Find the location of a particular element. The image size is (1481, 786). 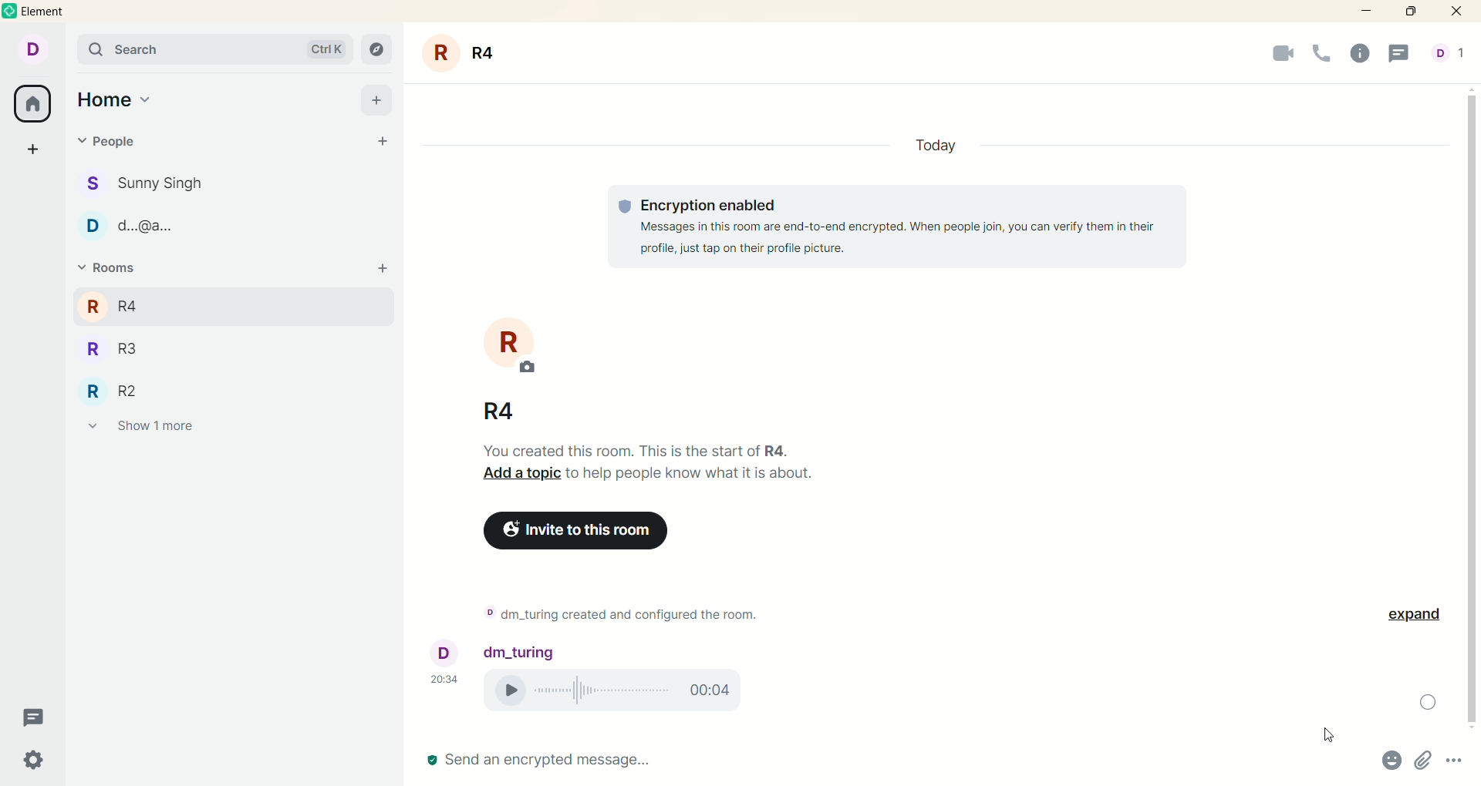

minimize is located at coordinates (1364, 12).